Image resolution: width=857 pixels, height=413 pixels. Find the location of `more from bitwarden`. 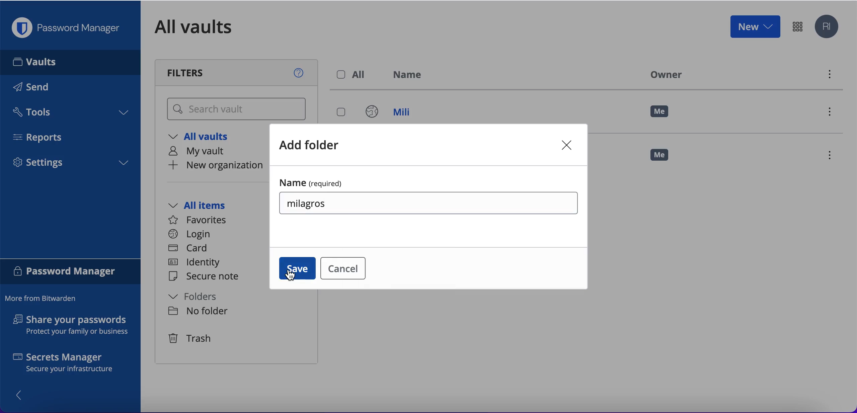

more from bitwarden is located at coordinates (44, 299).